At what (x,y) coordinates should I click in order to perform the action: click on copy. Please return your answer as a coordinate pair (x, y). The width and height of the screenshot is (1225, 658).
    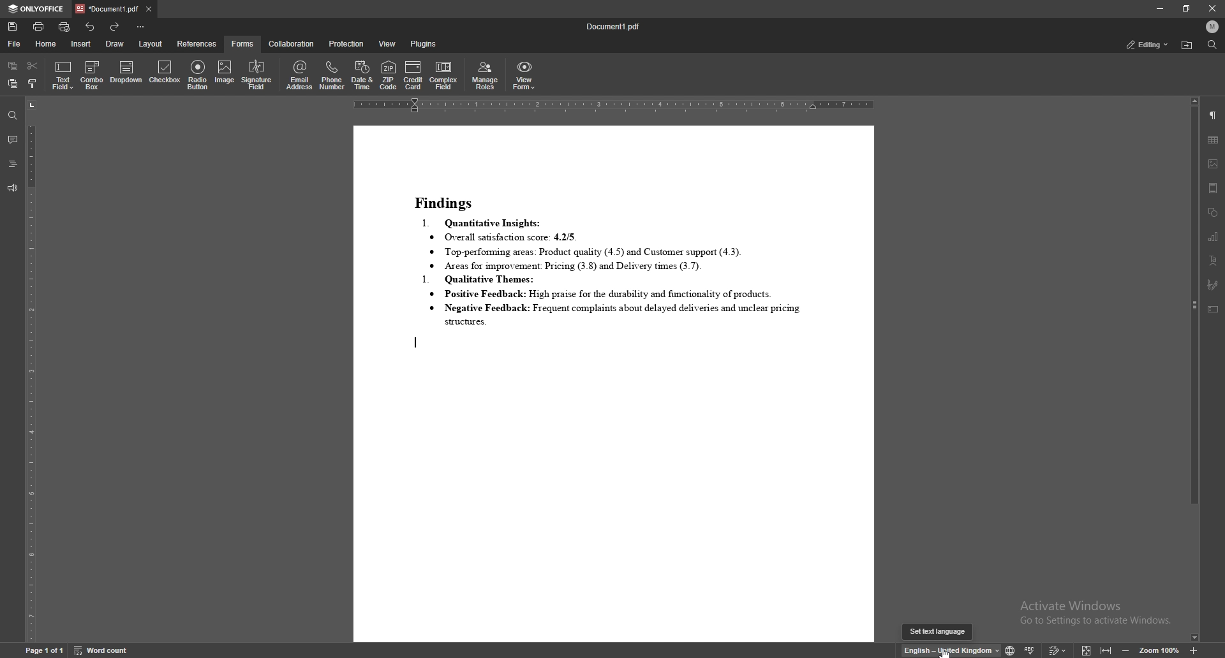
    Looking at the image, I should click on (13, 66).